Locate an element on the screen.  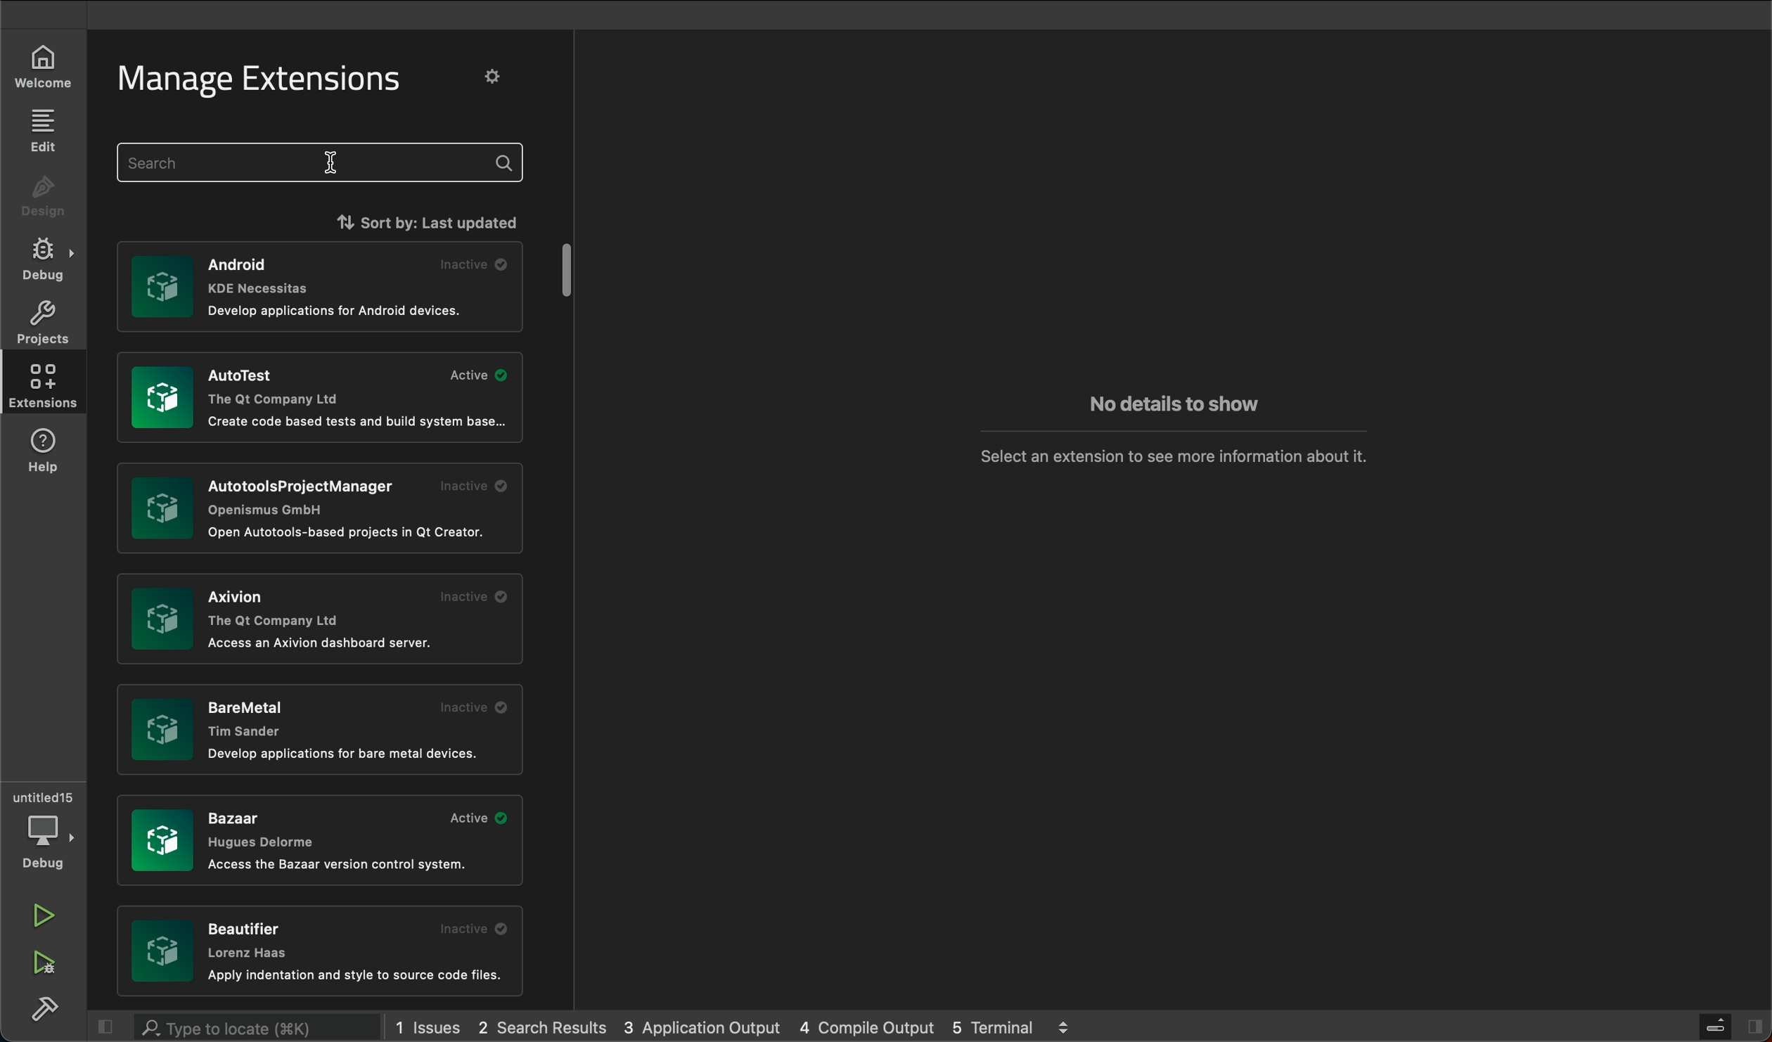
extension text is located at coordinates (277, 387).